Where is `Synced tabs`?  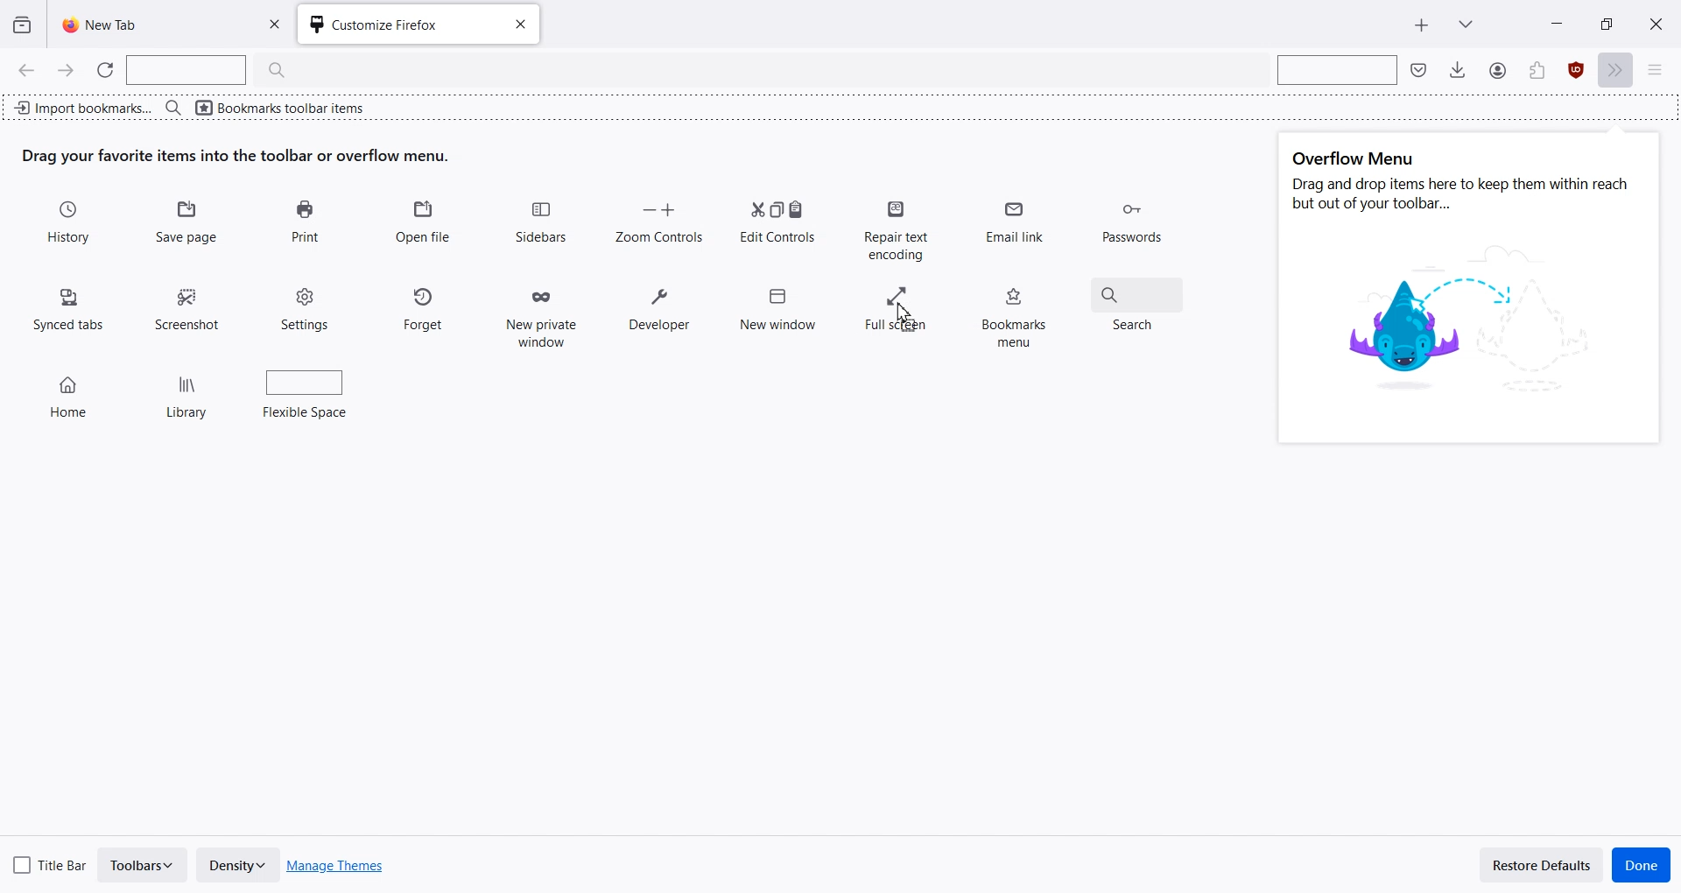 Synced tabs is located at coordinates (69, 306).